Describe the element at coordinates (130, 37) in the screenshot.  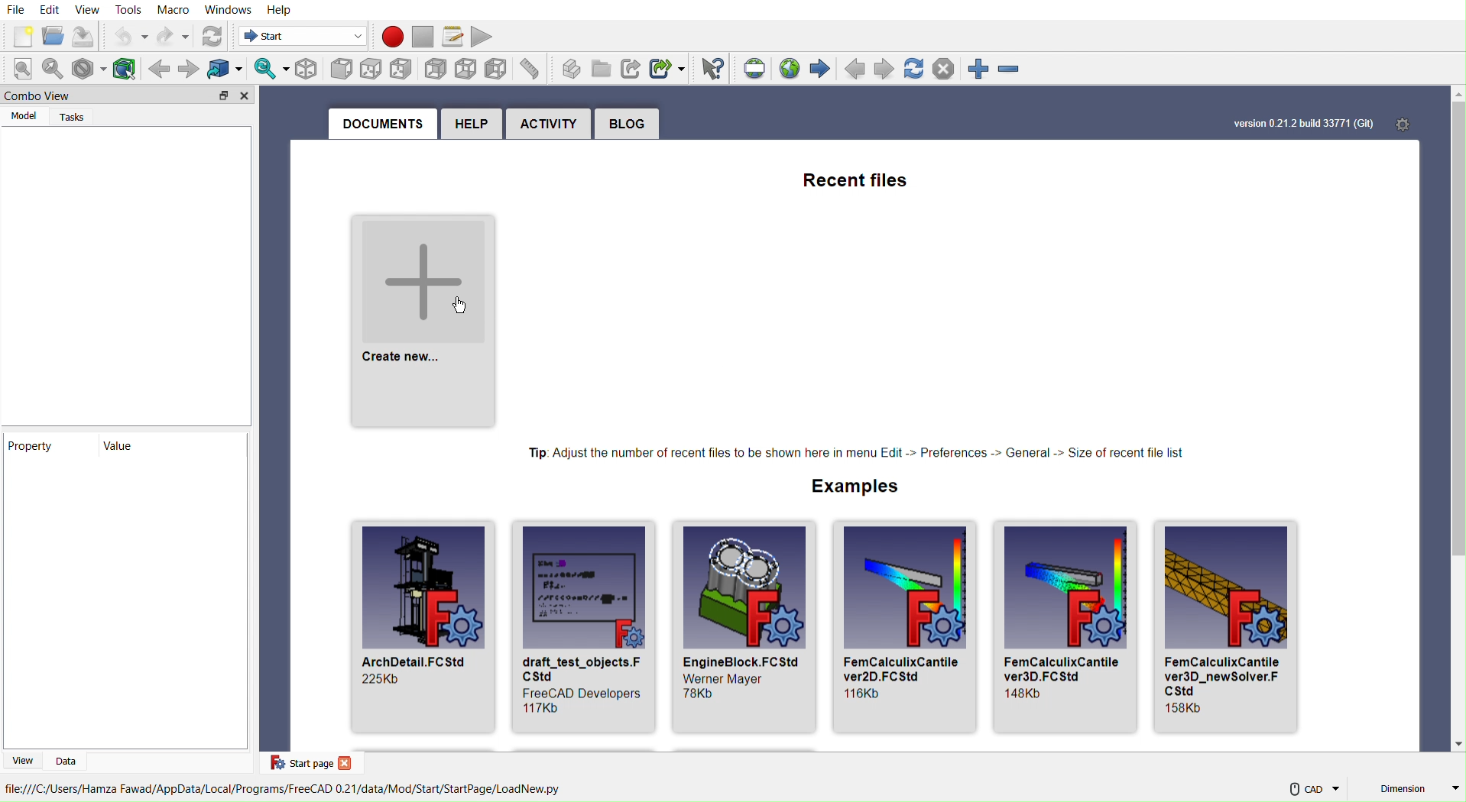
I see `Undo` at that location.